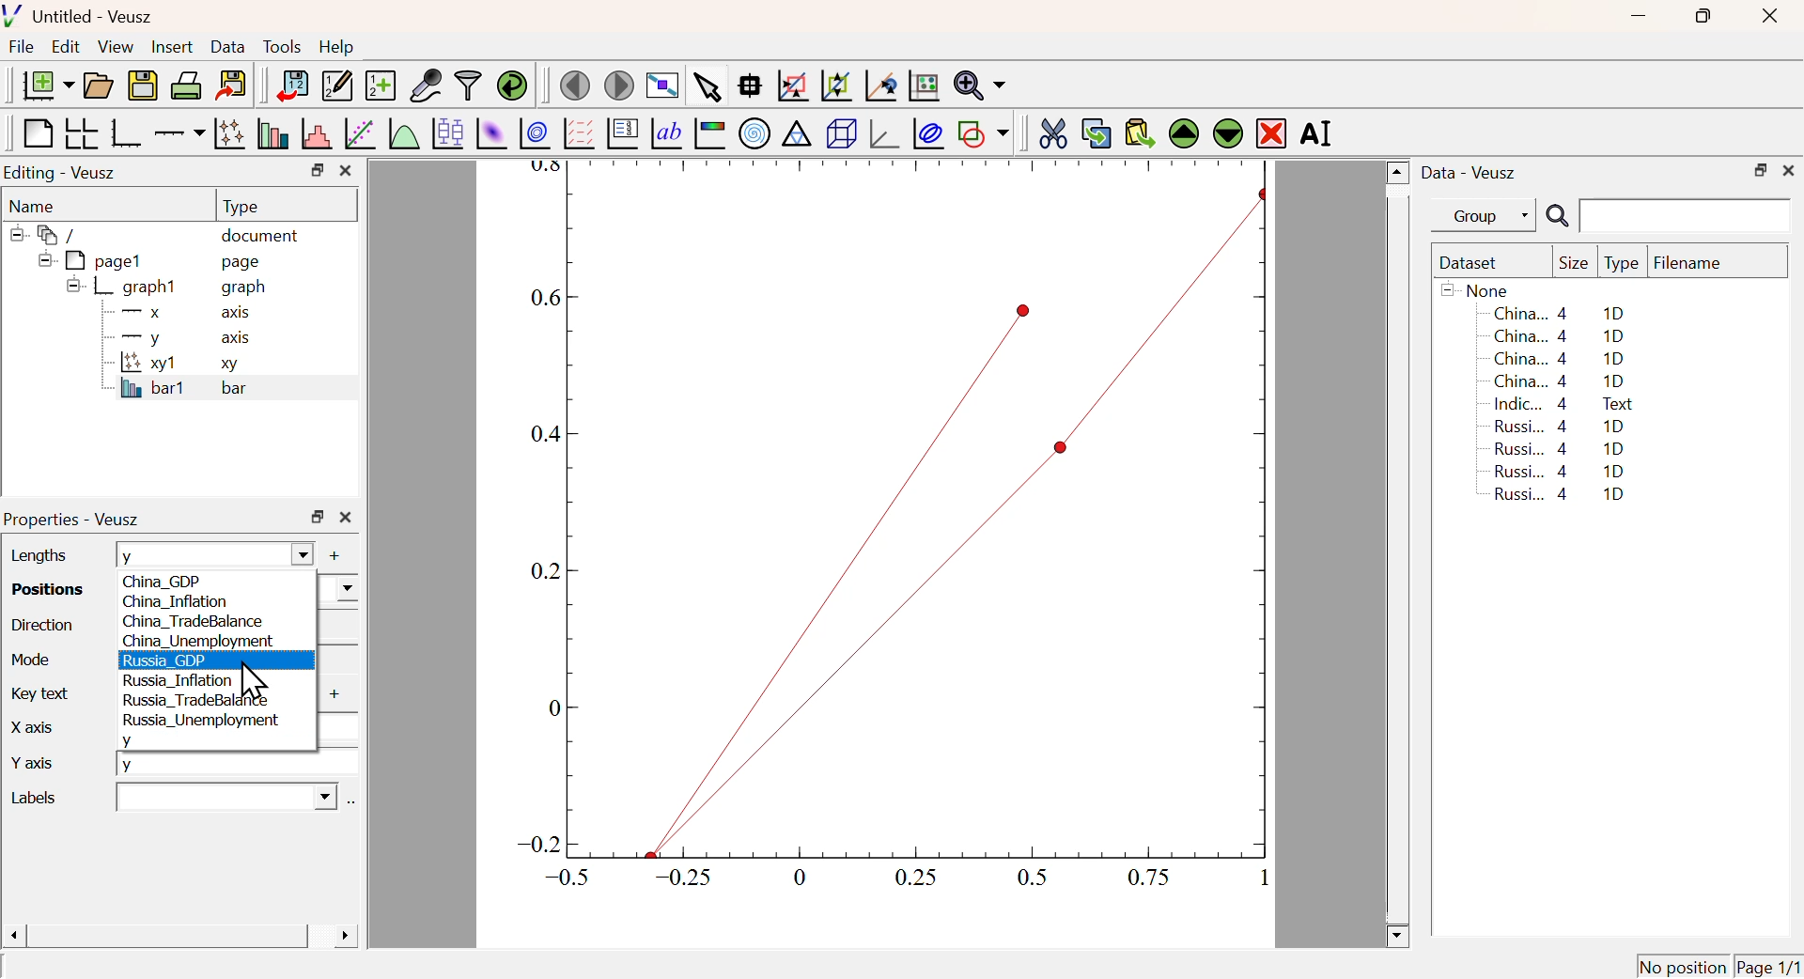 This screenshot has width=1804, height=979. What do you see at coordinates (1560, 448) in the screenshot?
I see `Russi... 4 1D` at bounding box center [1560, 448].